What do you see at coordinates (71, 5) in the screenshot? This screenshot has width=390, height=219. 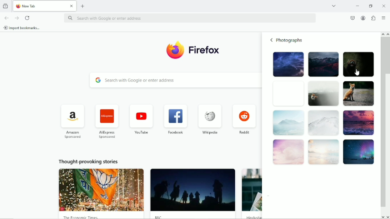 I see `close` at bounding box center [71, 5].